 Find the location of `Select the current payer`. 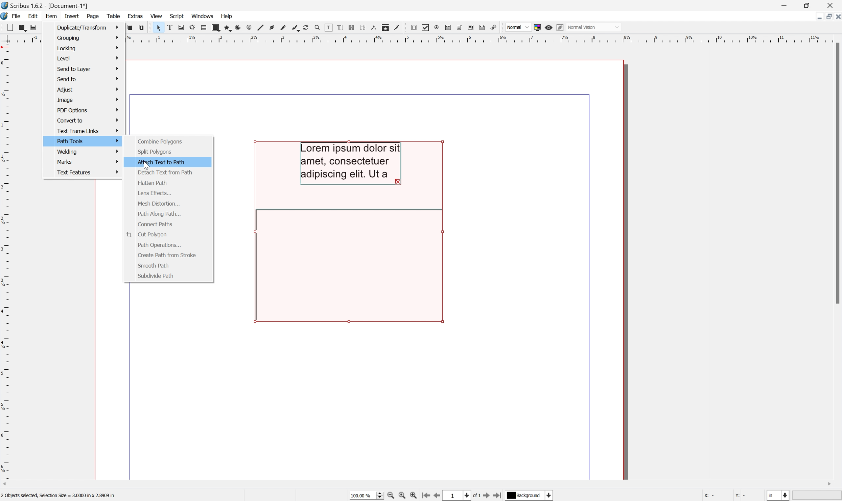

Select the current payer is located at coordinates (530, 496).